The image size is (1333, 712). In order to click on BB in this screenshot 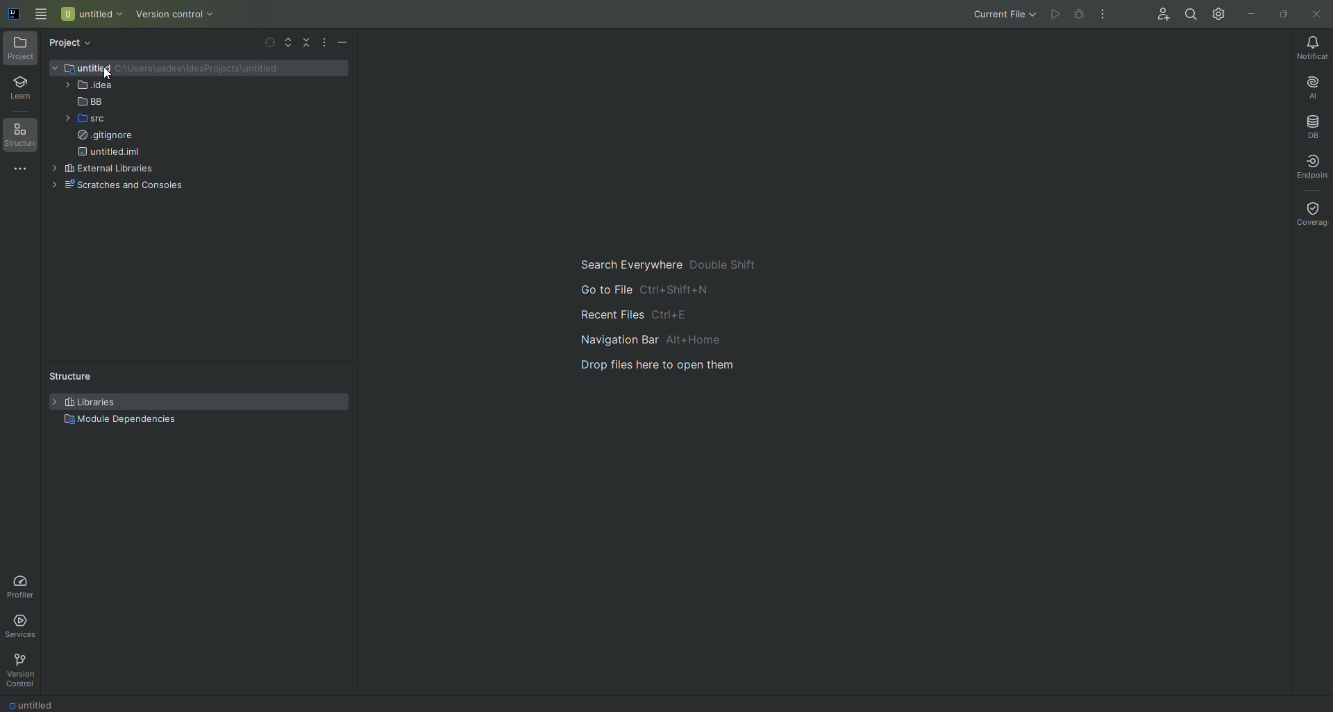, I will do `click(82, 102)`.